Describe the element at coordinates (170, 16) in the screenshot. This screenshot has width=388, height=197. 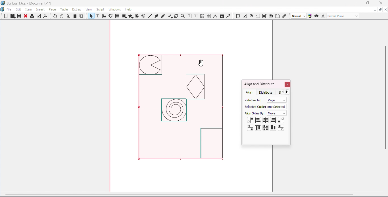
I see `Calligraphic line` at that location.